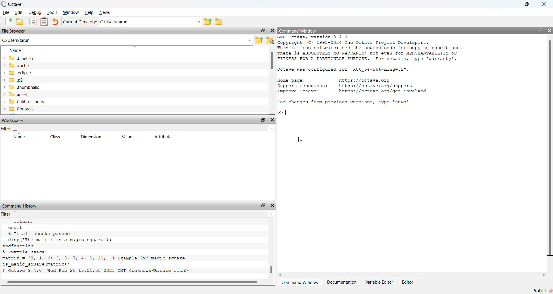 The height and width of the screenshot is (294, 553). Describe the element at coordinates (544, 275) in the screenshot. I see `scroll right` at that location.